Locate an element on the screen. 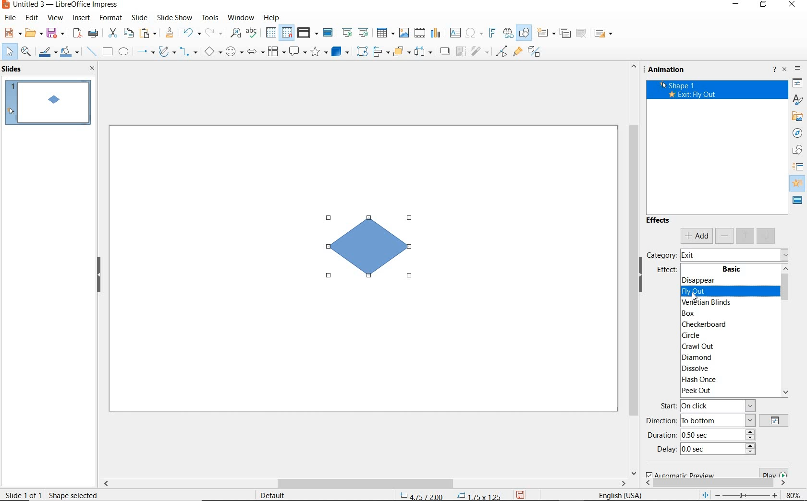 This screenshot has height=501, width=807. icon is located at coordinates (798, 167).